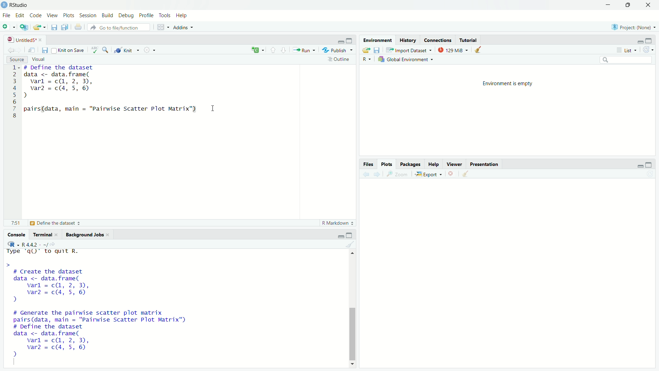  Describe the element at coordinates (127, 16) in the screenshot. I see `Debug` at that location.